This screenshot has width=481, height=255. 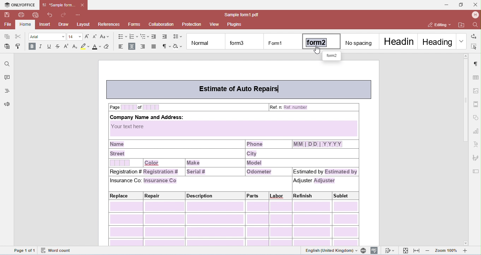 I want to click on protection, so click(x=191, y=24).